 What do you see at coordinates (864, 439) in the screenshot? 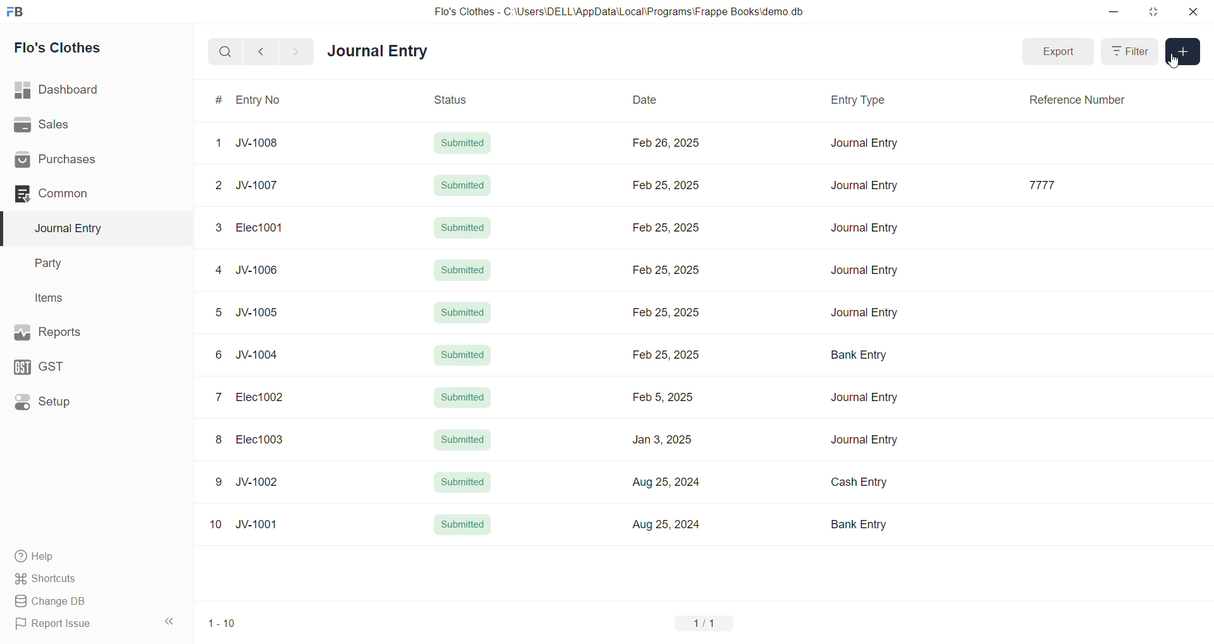
I see `Journal Entry` at bounding box center [864, 439].